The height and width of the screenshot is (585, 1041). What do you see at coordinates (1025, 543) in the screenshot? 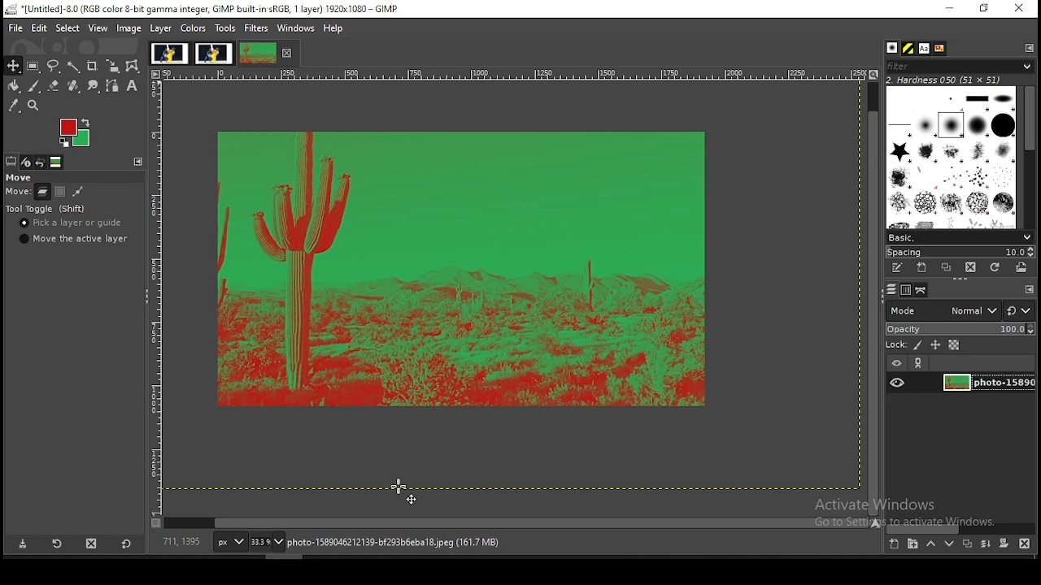
I see `delete this layer` at bounding box center [1025, 543].